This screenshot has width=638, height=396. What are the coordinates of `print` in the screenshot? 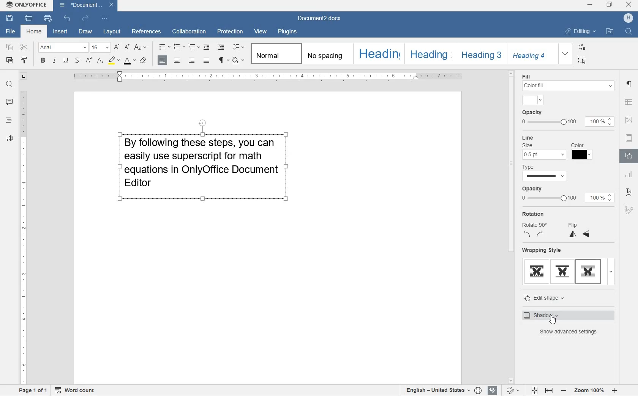 It's located at (29, 18).